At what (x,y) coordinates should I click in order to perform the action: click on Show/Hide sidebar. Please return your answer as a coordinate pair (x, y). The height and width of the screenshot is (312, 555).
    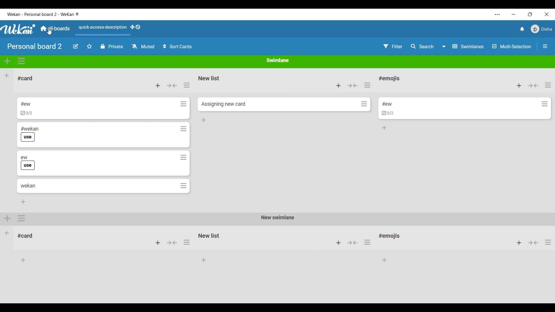
    Looking at the image, I should click on (545, 46).